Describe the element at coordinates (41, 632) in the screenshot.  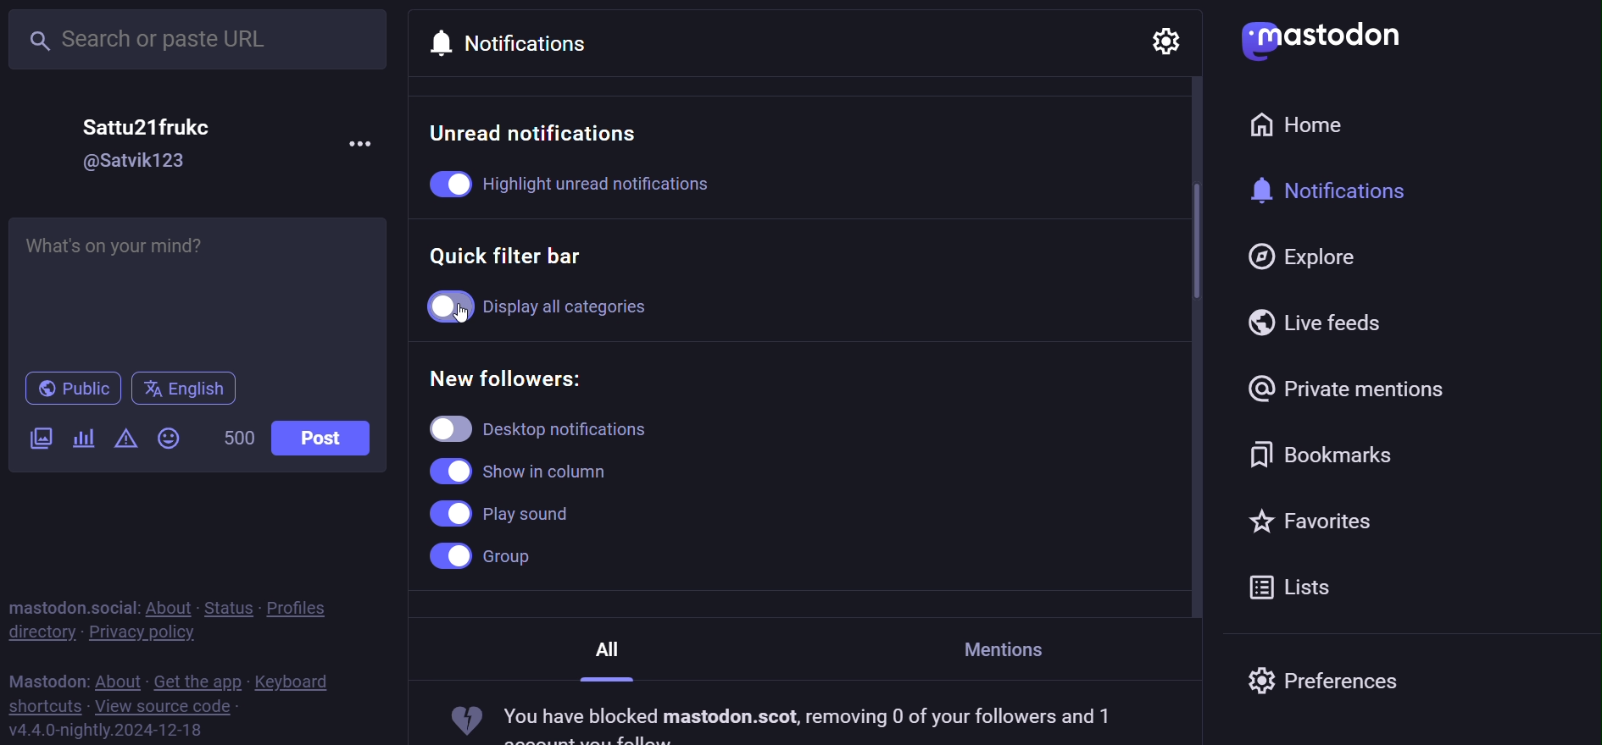
I see `directory` at that location.